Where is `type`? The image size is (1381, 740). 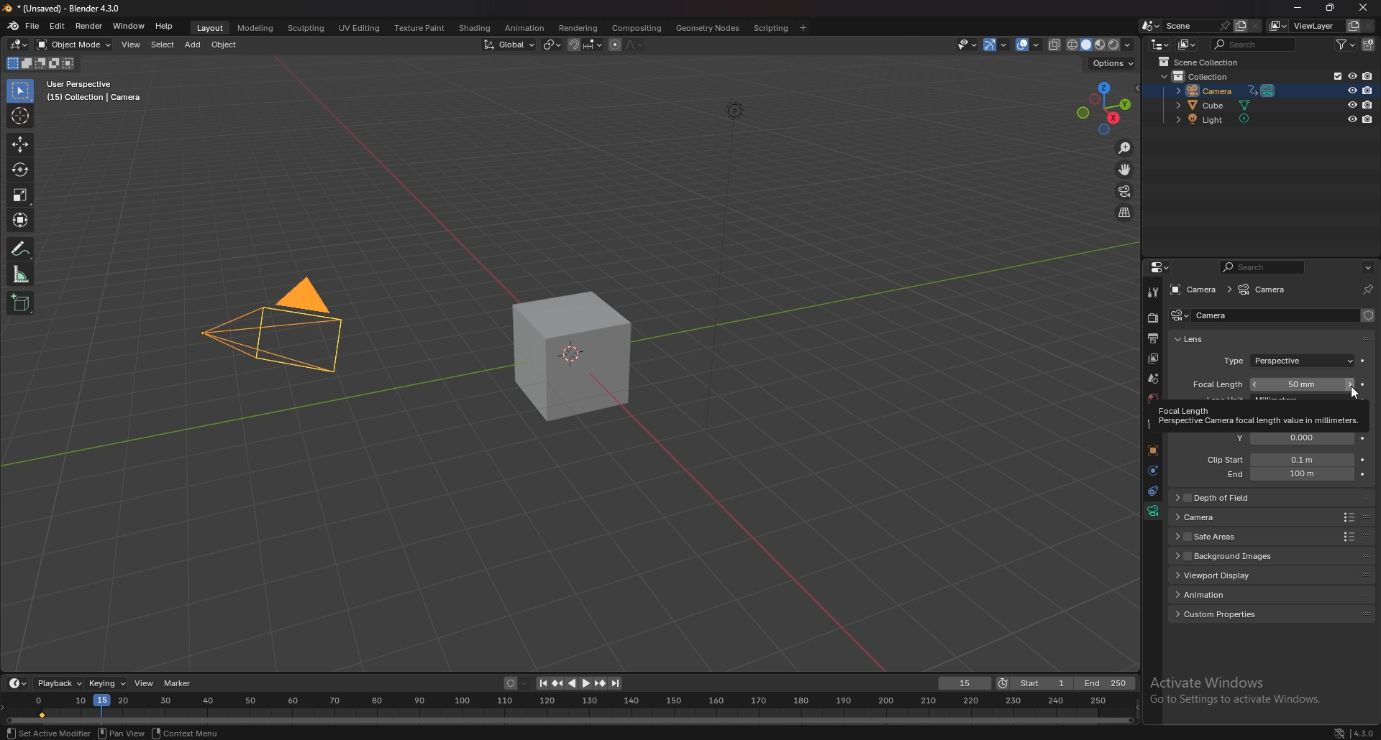
type is located at coordinates (1288, 362).